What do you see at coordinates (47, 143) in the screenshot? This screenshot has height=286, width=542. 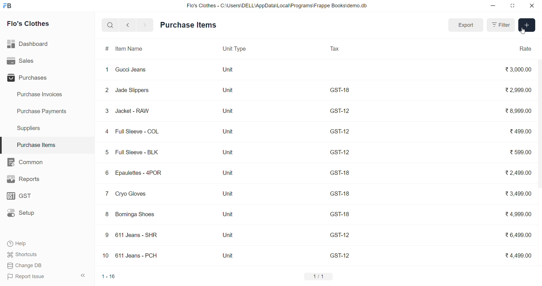 I see `Purchase Items` at bounding box center [47, 143].